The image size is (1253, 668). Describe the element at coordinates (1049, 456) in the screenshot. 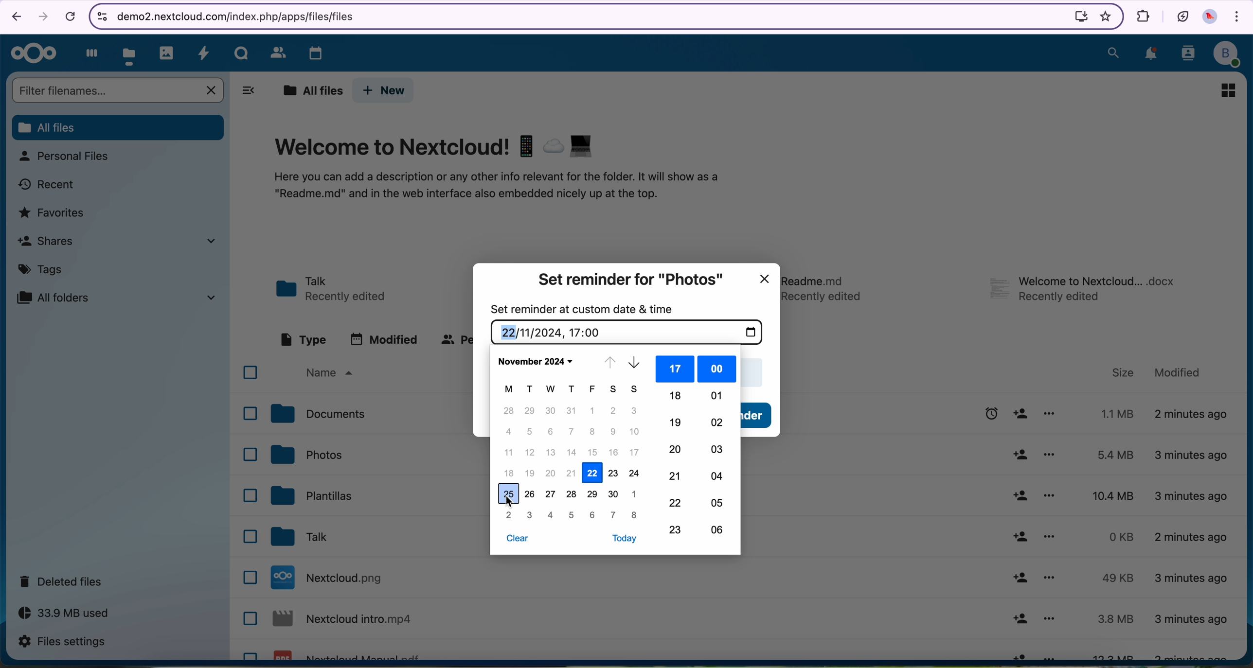

I see `more options opened` at that location.